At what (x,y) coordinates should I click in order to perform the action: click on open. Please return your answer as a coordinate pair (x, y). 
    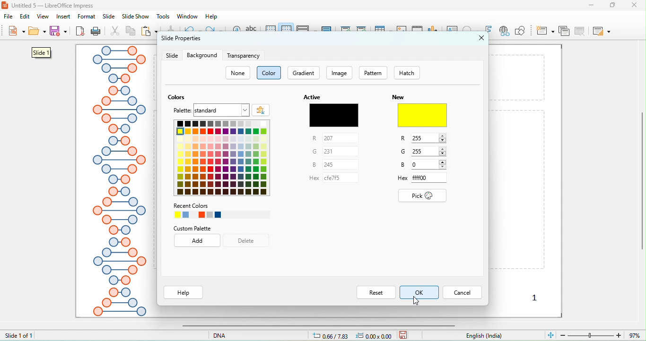
    Looking at the image, I should click on (37, 33).